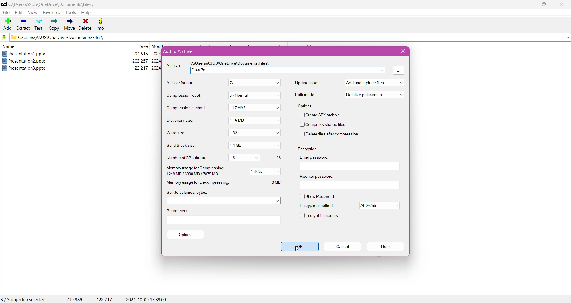 The height and width of the screenshot is (303, 571). Describe the element at coordinates (546, 4) in the screenshot. I see `Restore Down` at that location.